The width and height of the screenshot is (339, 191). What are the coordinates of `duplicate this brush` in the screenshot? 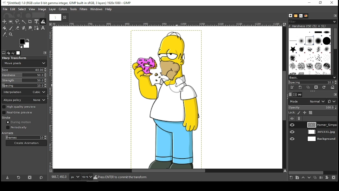 It's located at (308, 88).